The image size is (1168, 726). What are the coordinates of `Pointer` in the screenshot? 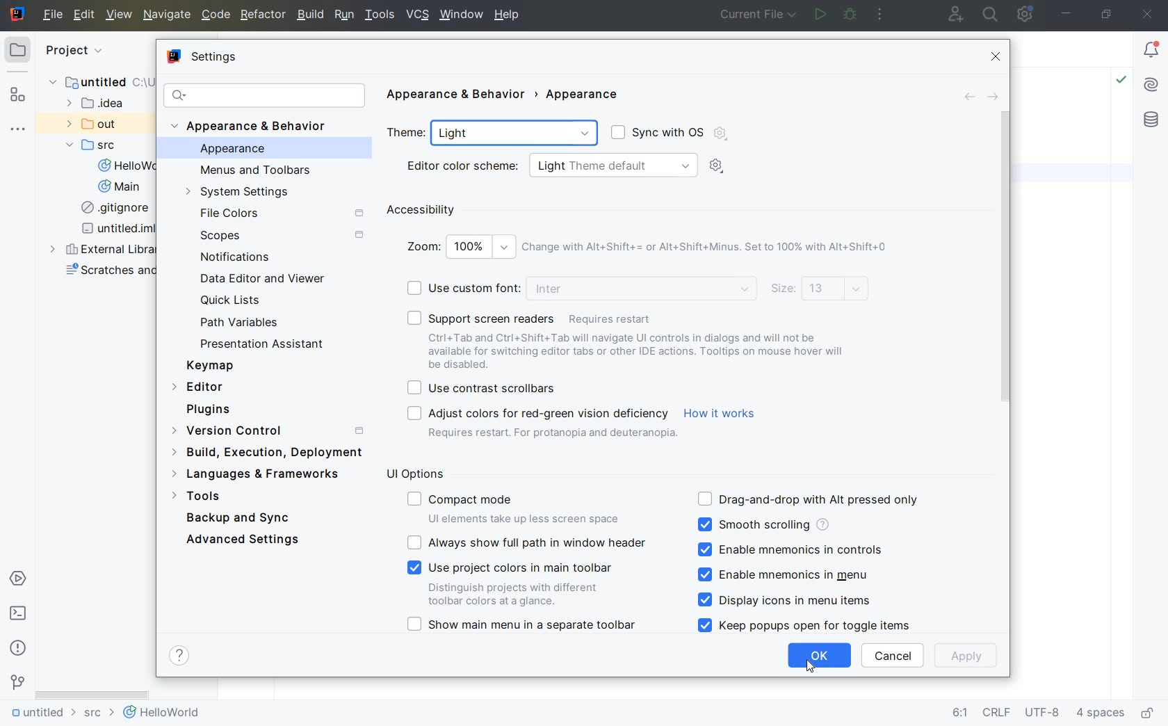 It's located at (813, 669).